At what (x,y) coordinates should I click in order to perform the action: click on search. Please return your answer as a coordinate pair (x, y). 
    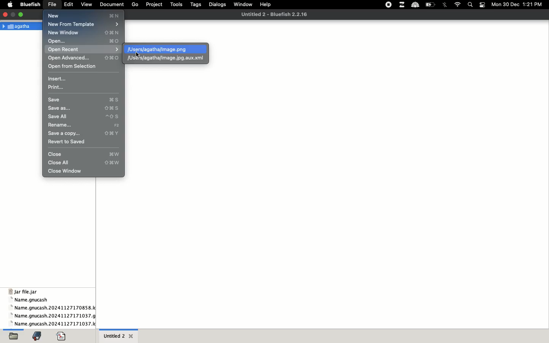
    Looking at the image, I should click on (470, 5).